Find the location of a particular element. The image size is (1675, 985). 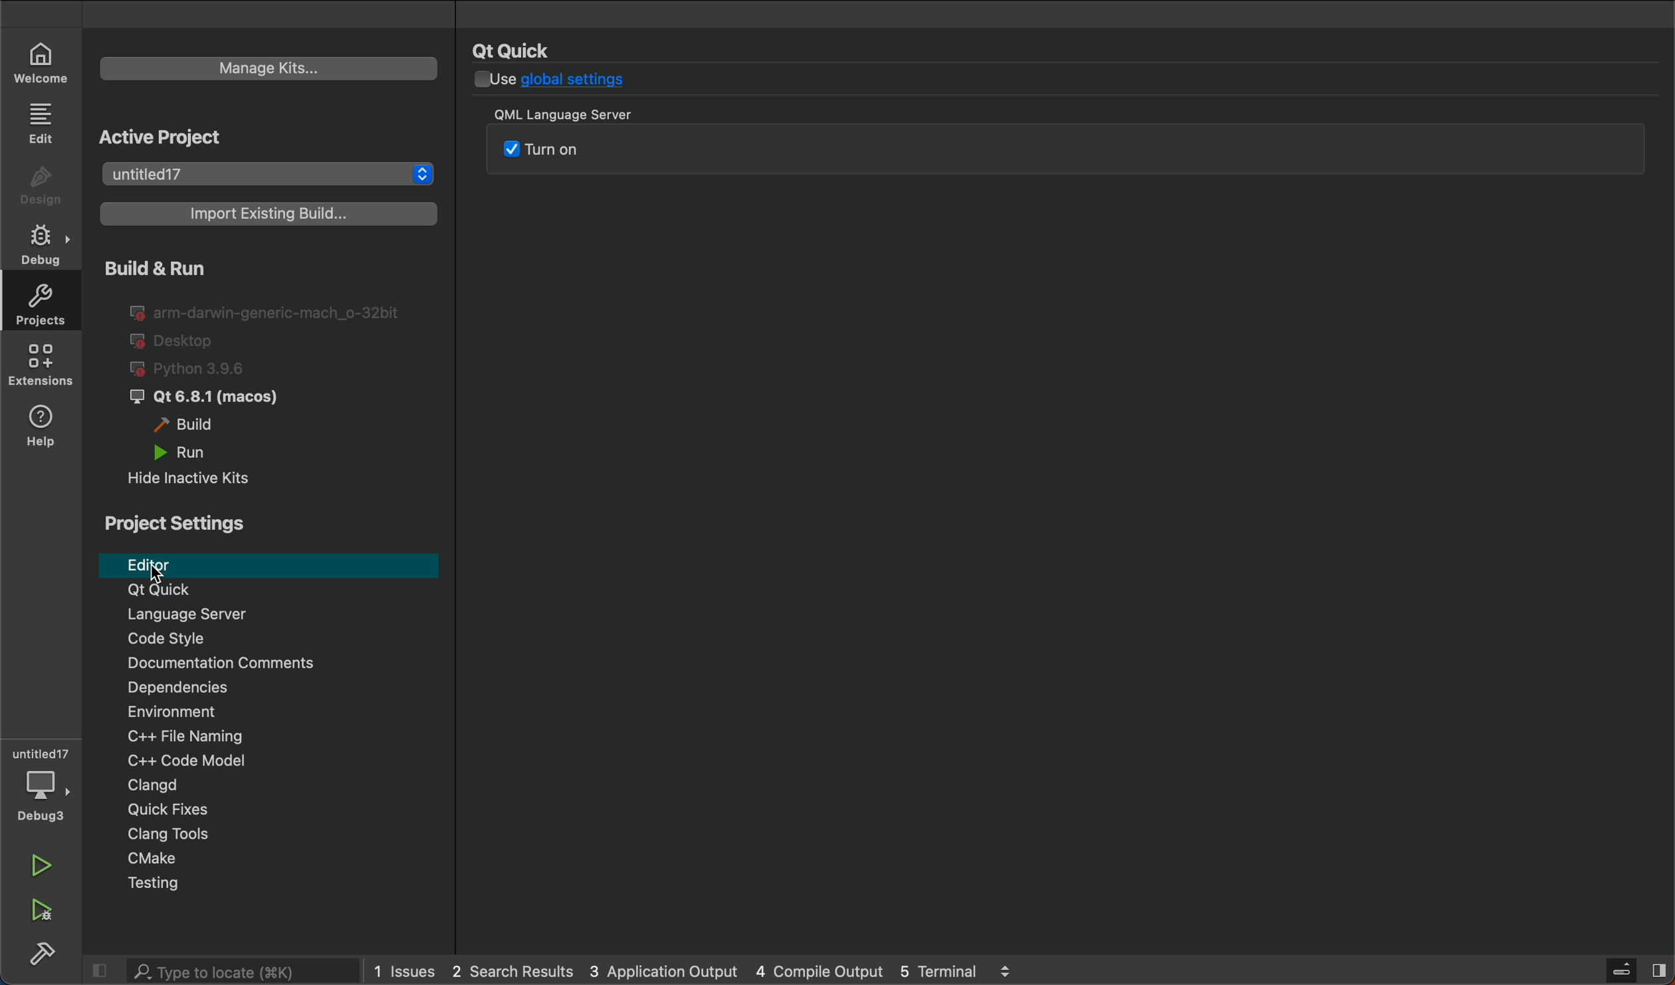

code modal is located at coordinates (282, 762).